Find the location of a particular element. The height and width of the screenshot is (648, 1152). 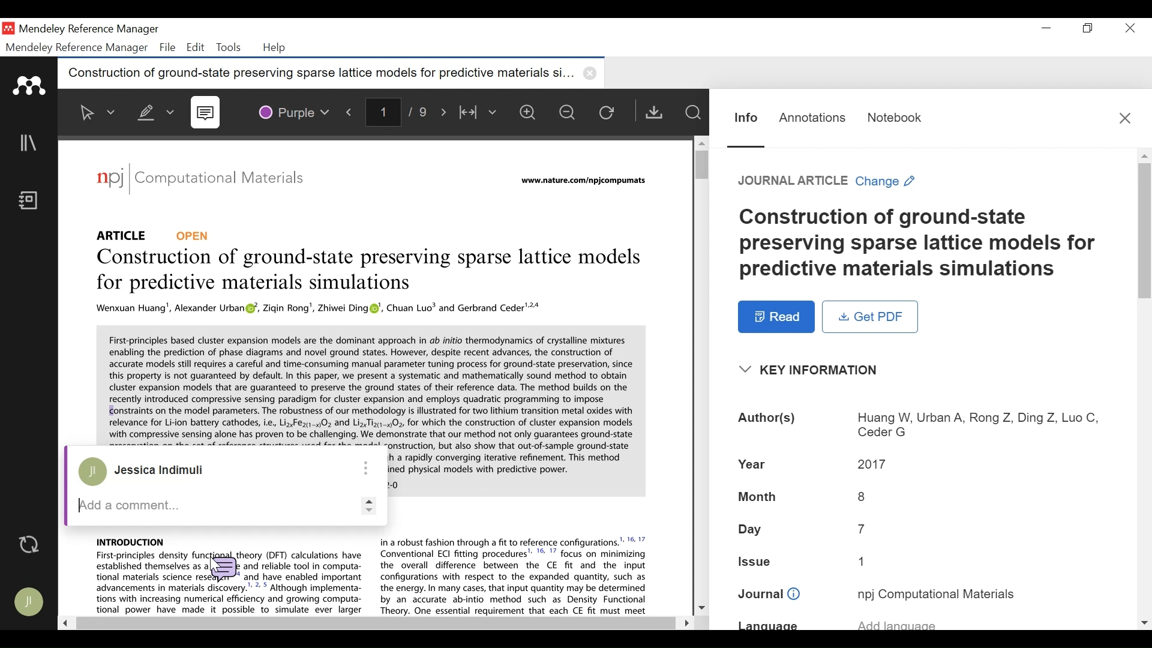

Scroll Right is located at coordinates (683, 621).